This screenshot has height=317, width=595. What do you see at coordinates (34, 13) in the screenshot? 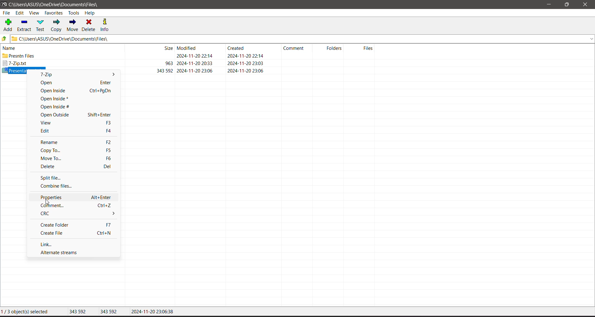
I see `View` at bounding box center [34, 13].